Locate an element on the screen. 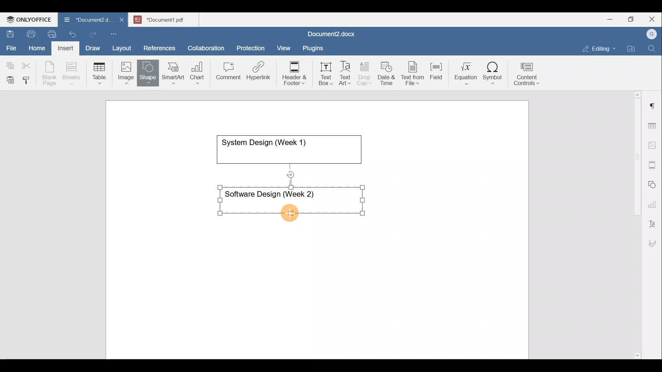 The image size is (662, 372). Open file location is located at coordinates (633, 49).